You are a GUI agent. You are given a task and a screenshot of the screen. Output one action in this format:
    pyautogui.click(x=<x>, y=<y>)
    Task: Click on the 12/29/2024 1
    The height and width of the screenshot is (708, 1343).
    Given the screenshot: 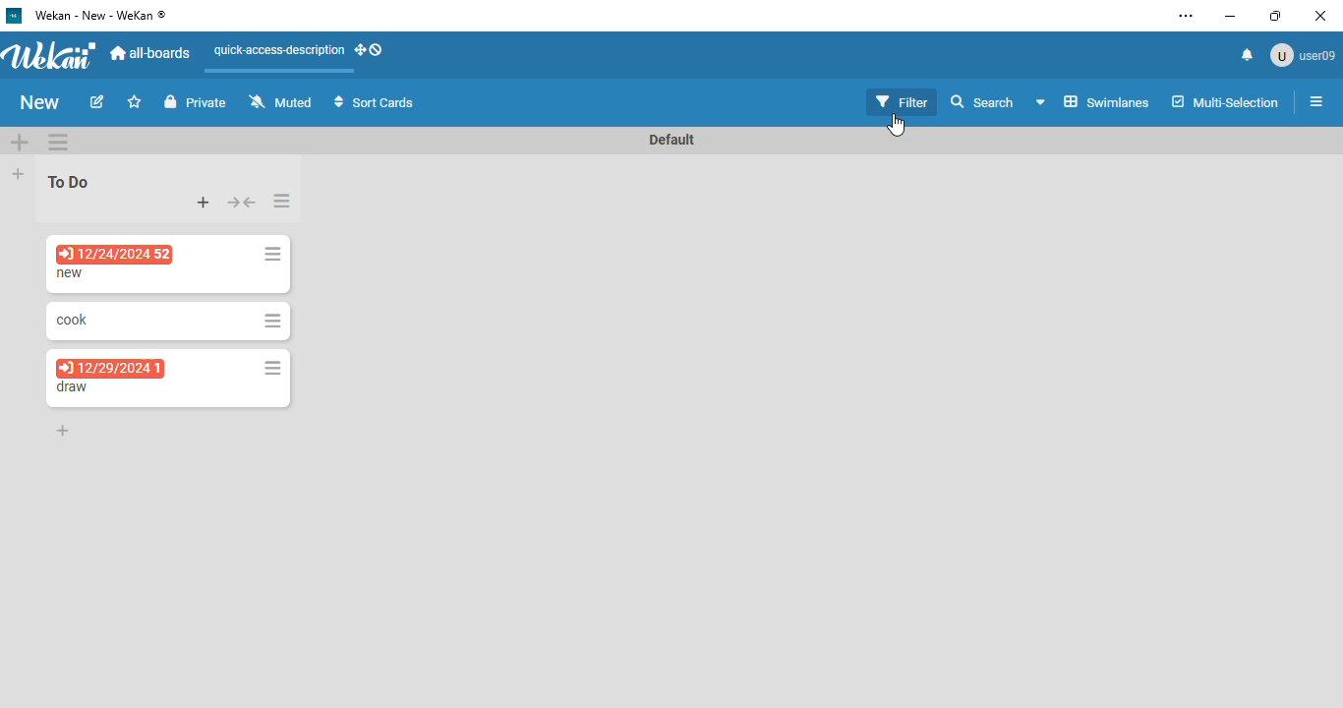 What is the action you would take?
    pyautogui.click(x=109, y=366)
    